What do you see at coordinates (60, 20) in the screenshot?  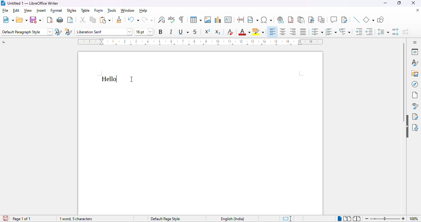 I see `print` at bounding box center [60, 20].